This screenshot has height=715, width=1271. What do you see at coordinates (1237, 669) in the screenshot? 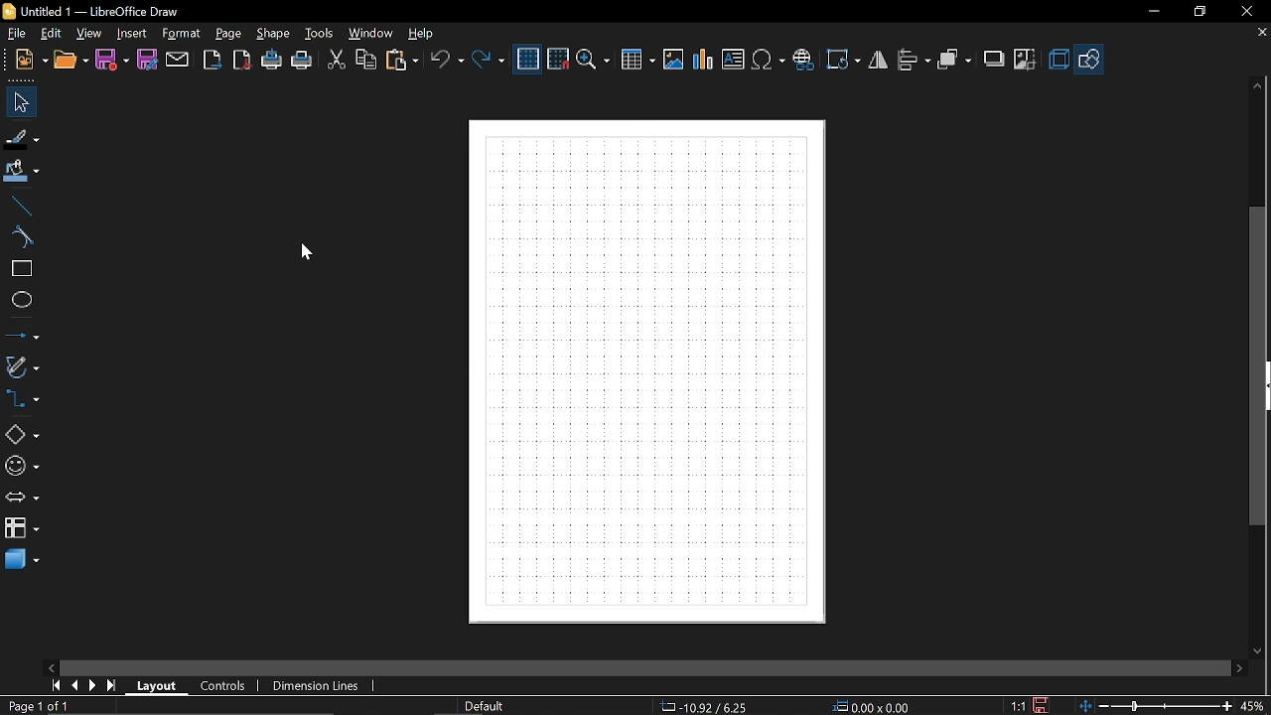
I see `move right` at bounding box center [1237, 669].